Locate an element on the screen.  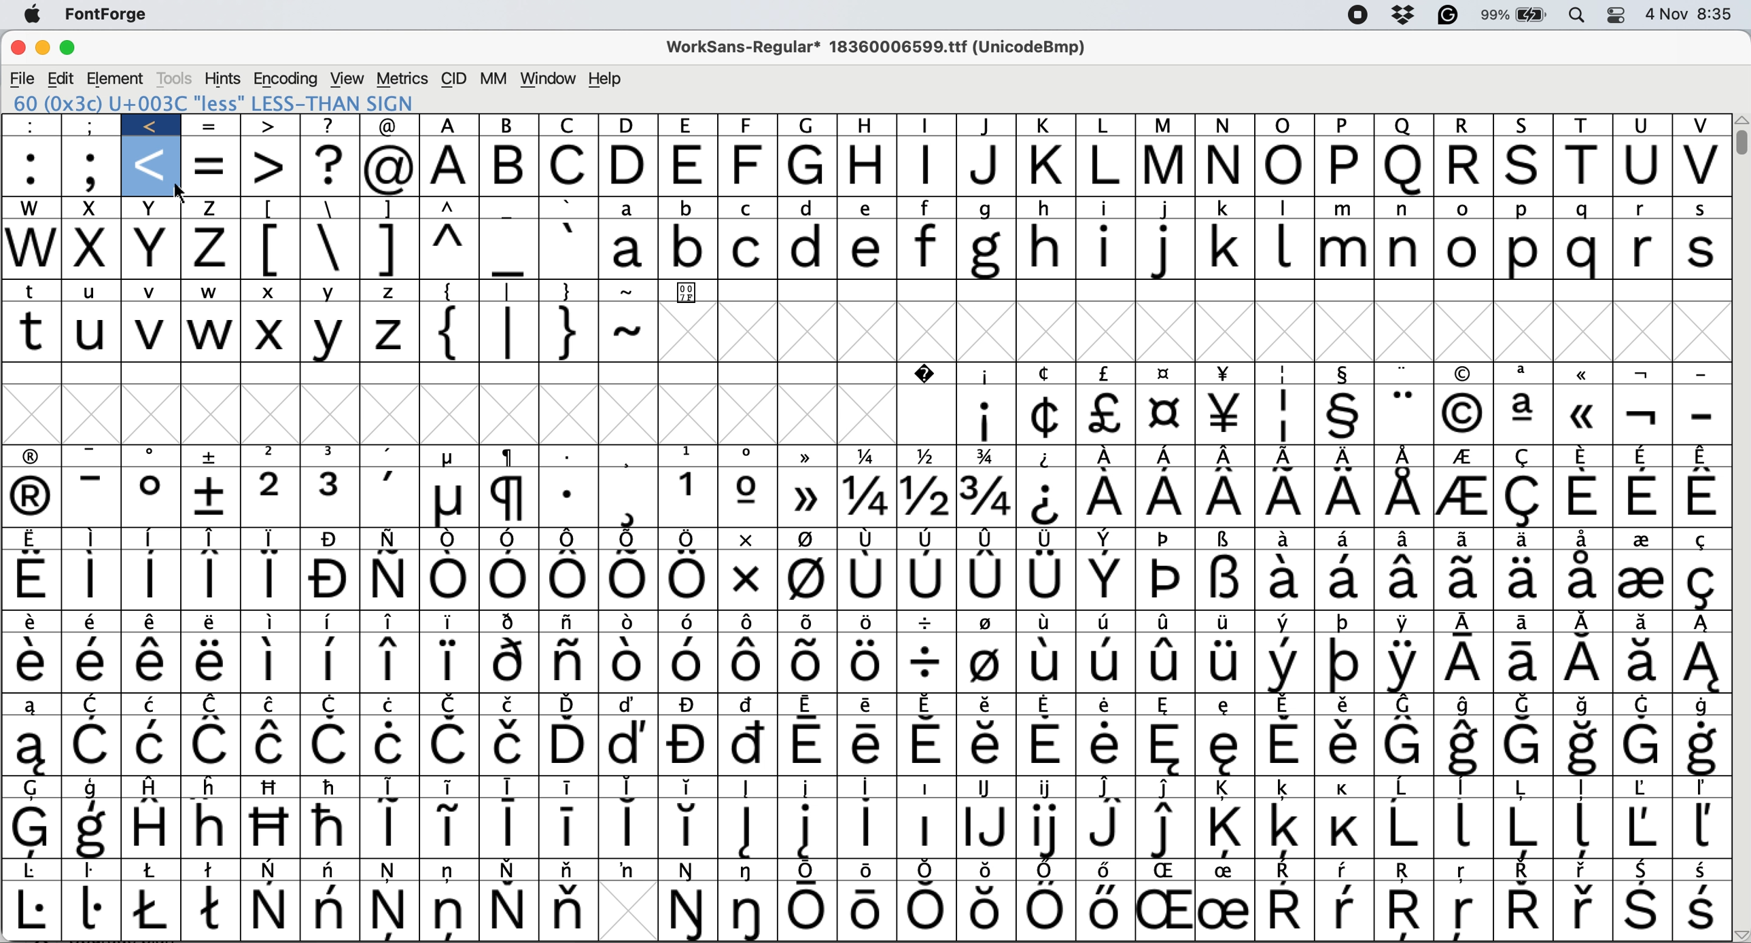
p is located at coordinates (1342, 125).